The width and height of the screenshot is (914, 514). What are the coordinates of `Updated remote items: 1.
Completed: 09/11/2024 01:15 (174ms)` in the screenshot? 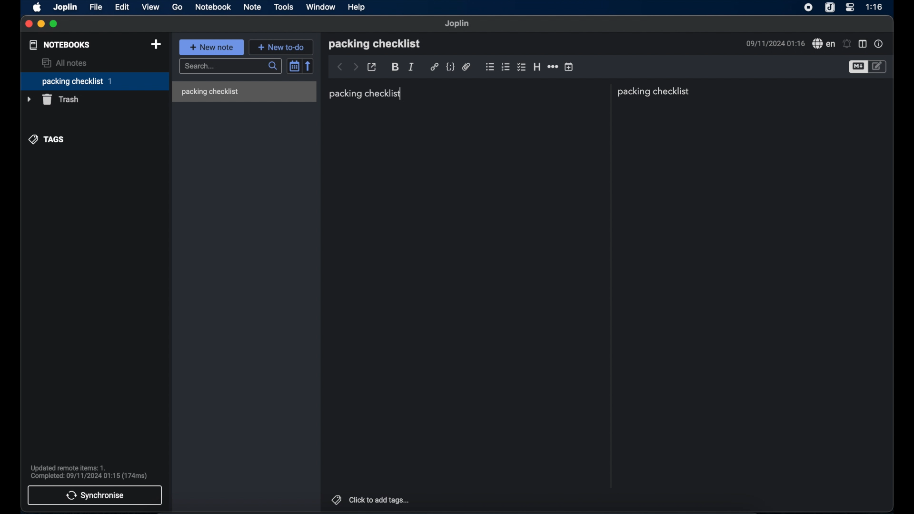 It's located at (90, 470).